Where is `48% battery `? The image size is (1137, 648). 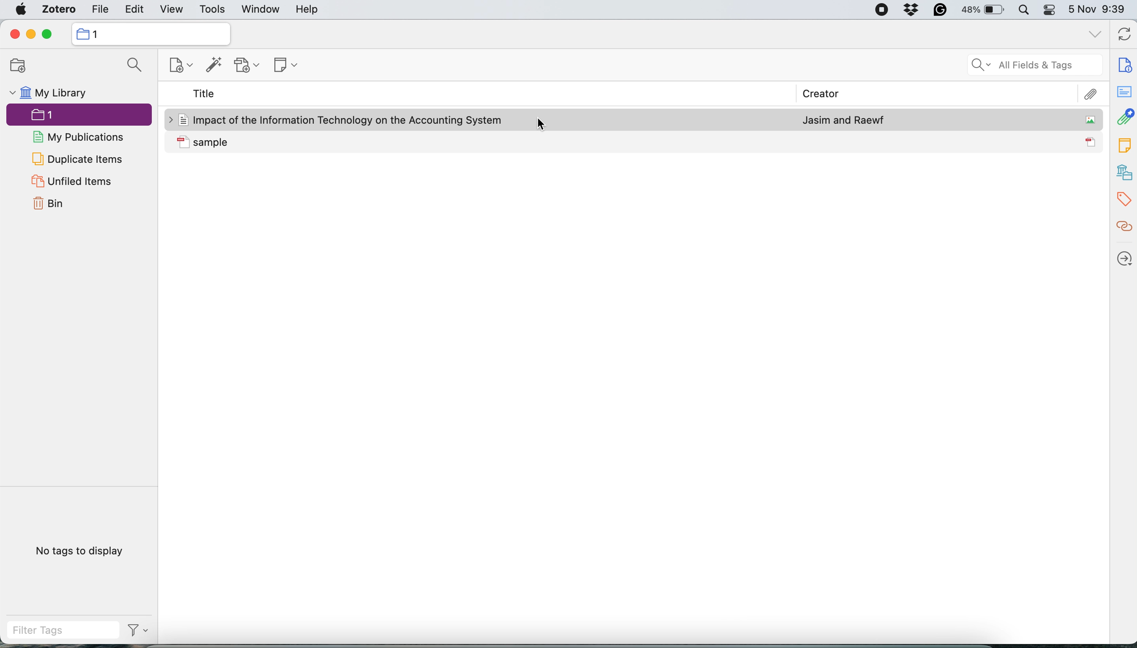
48% battery  is located at coordinates (984, 10).